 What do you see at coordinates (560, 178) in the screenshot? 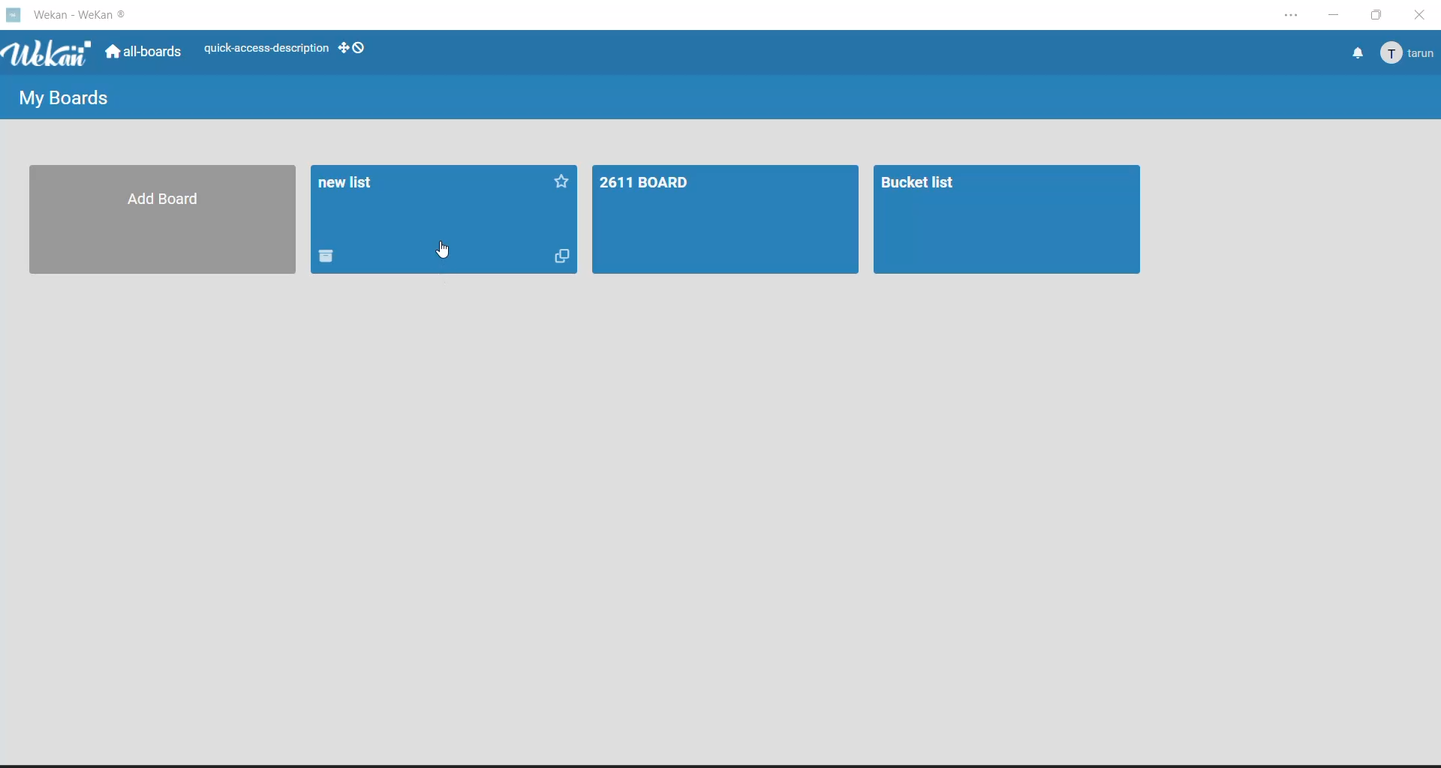
I see `Favorite` at bounding box center [560, 178].